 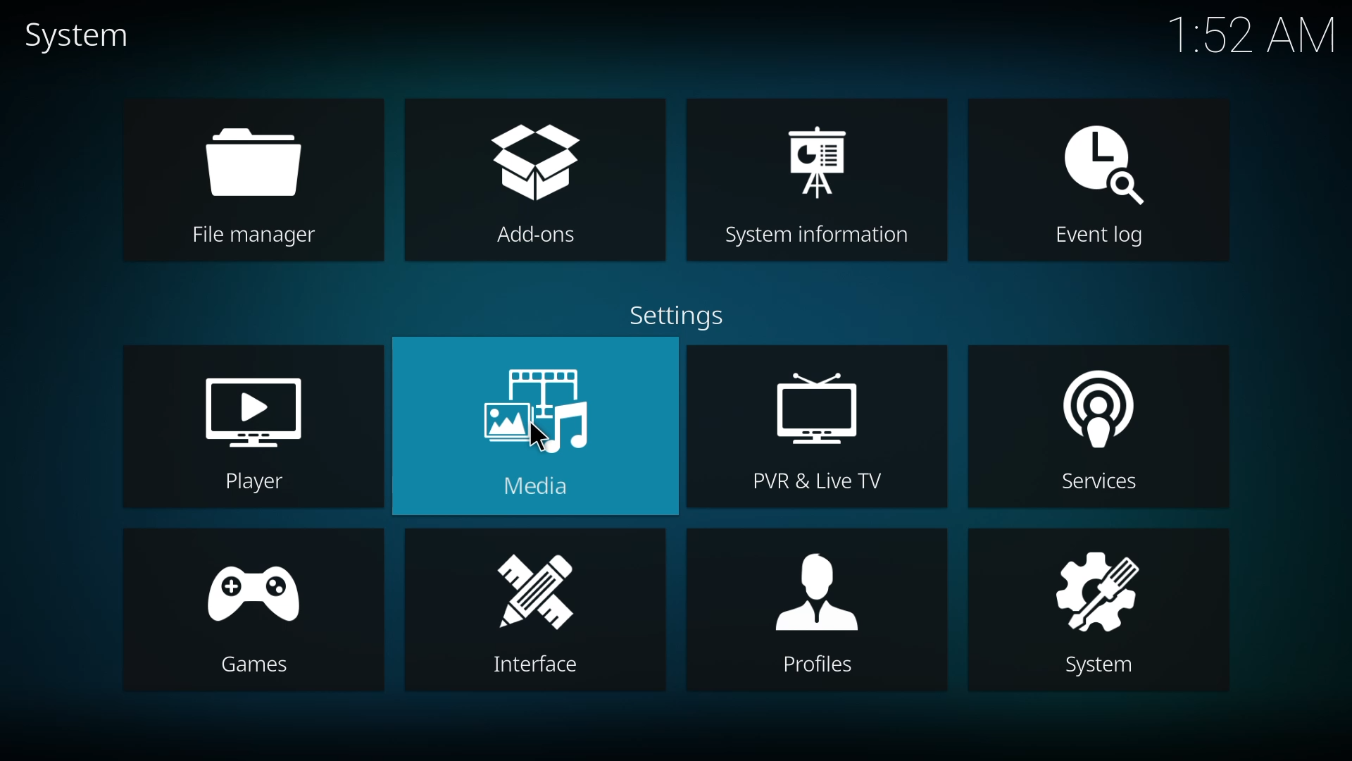 What do you see at coordinates (677, 318) in the screenshot?
I see `settings` at bounding box center [677, 318].